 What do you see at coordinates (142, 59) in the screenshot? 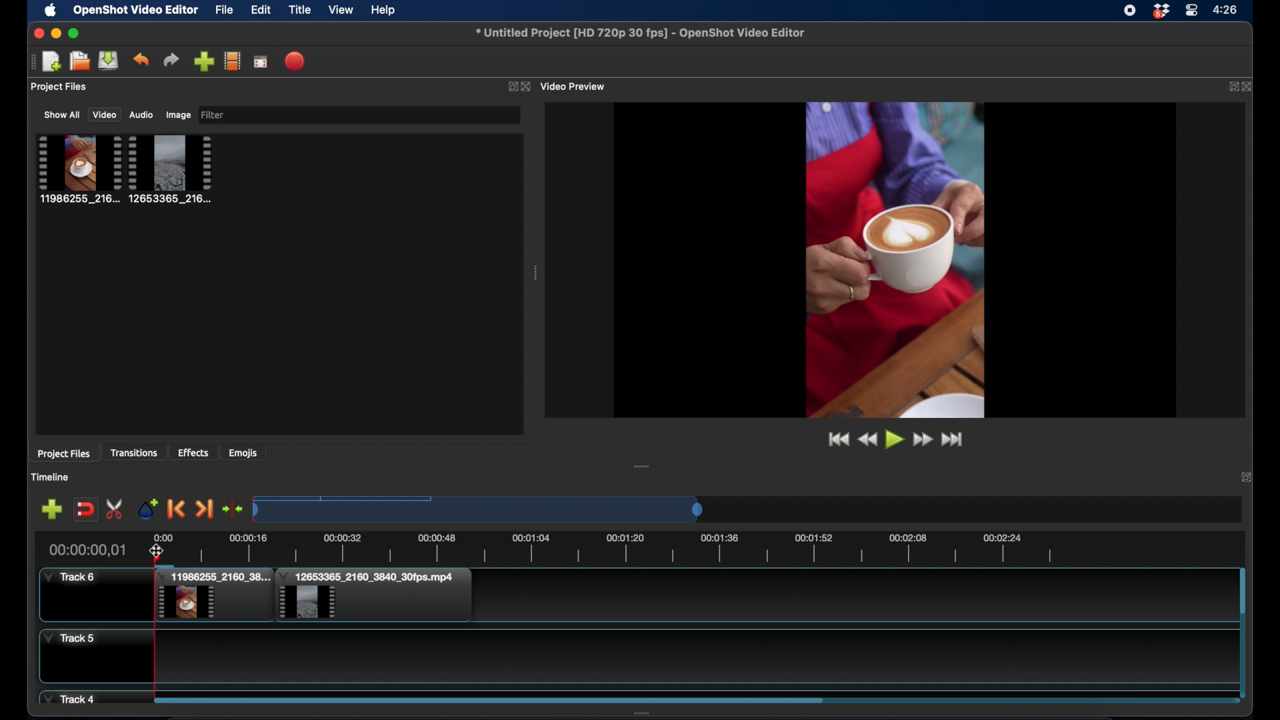
I see `undo` at bounding box center [142, 59].